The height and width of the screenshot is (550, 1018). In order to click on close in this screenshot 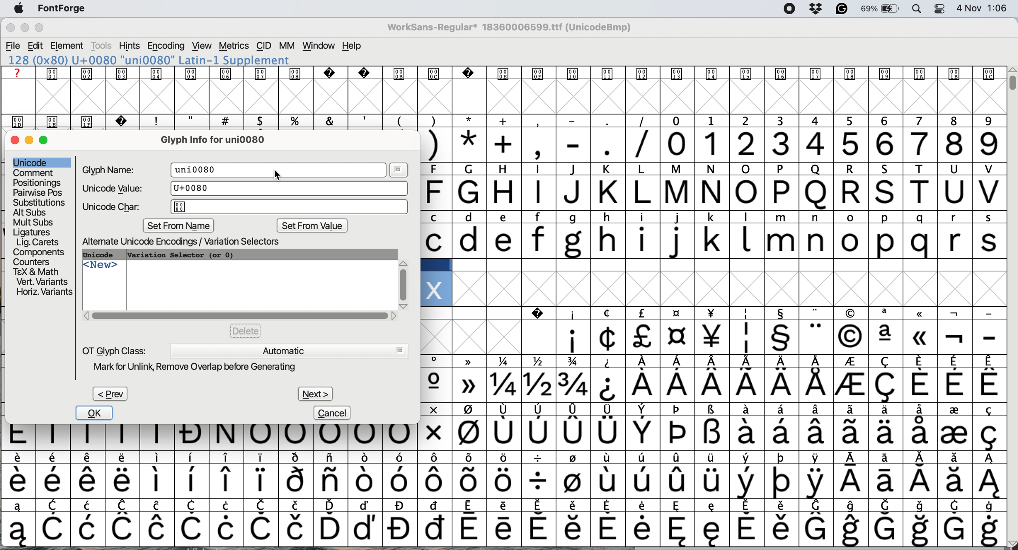, I will do `click(10, 29)`.